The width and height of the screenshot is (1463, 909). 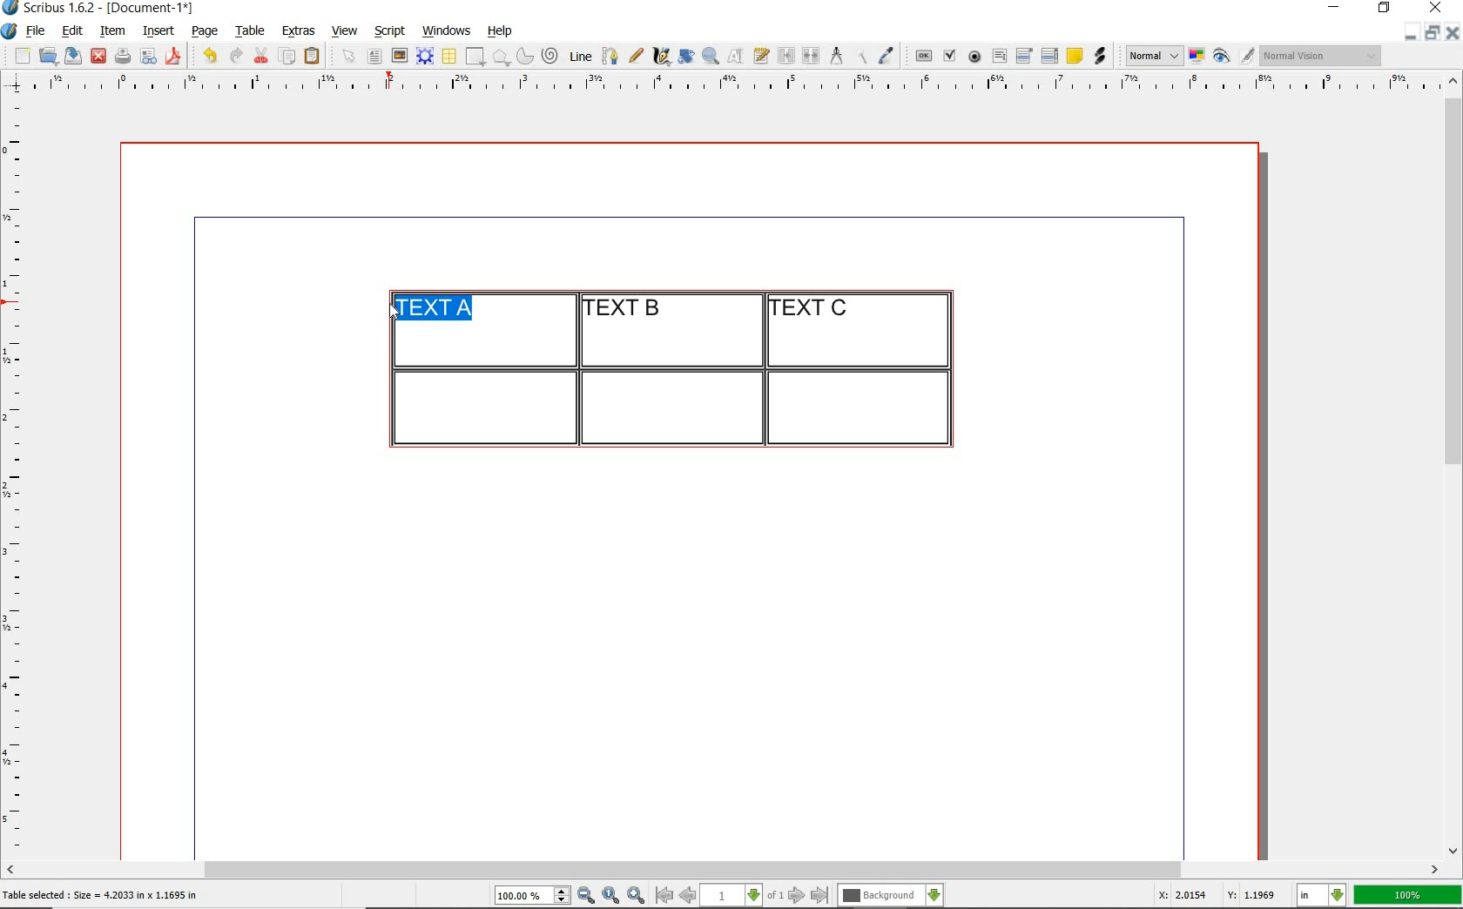 What do you see at coordinates (999, 57) in the screenshot?
I see `pdf text field` at bounding box center [999, 57].